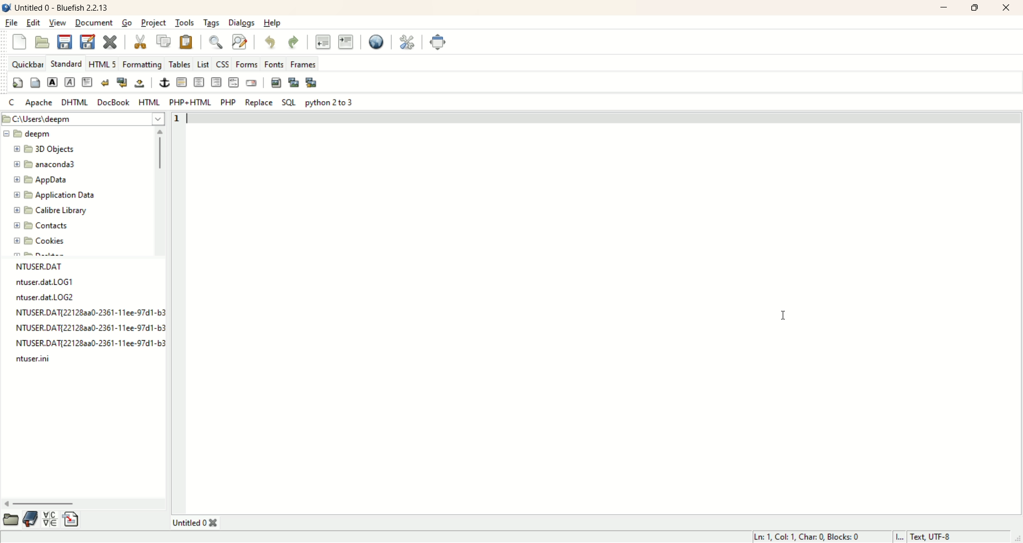 The width and height of the screenshot is (1023, 543). I want to click on projects, so click(152, 23).